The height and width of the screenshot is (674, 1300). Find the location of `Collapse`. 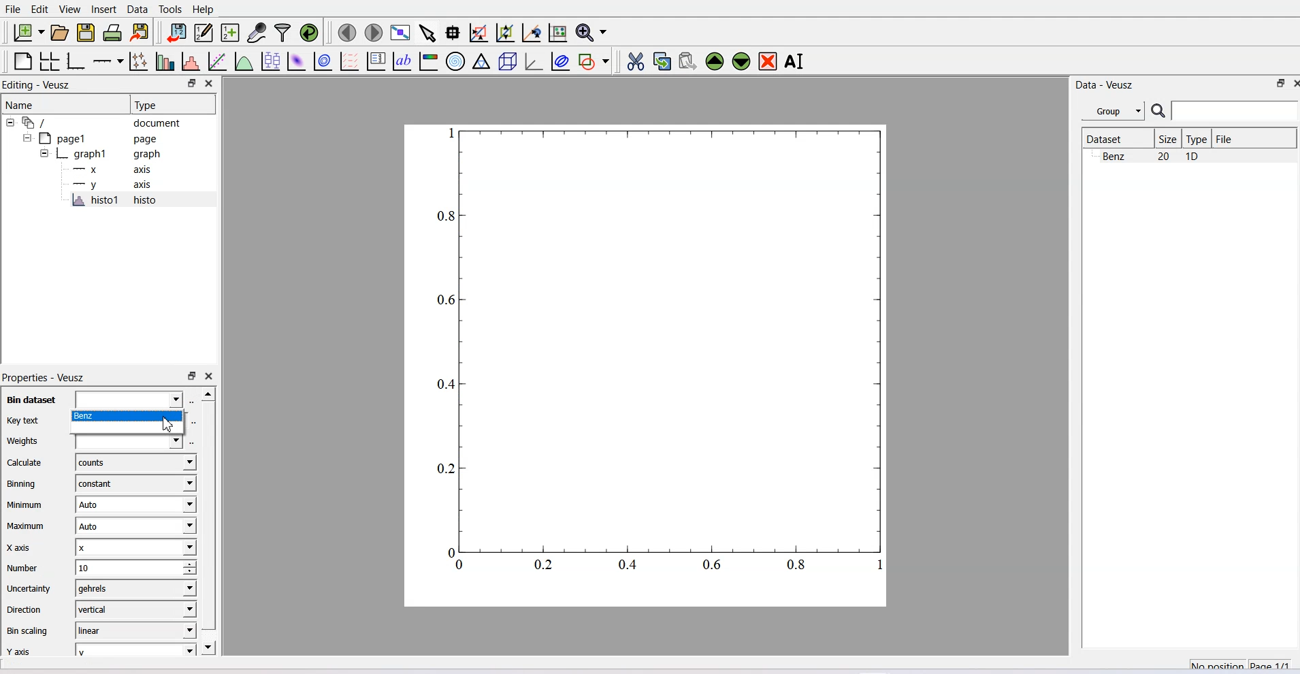

Collapse is located at coordinates (12, 123).